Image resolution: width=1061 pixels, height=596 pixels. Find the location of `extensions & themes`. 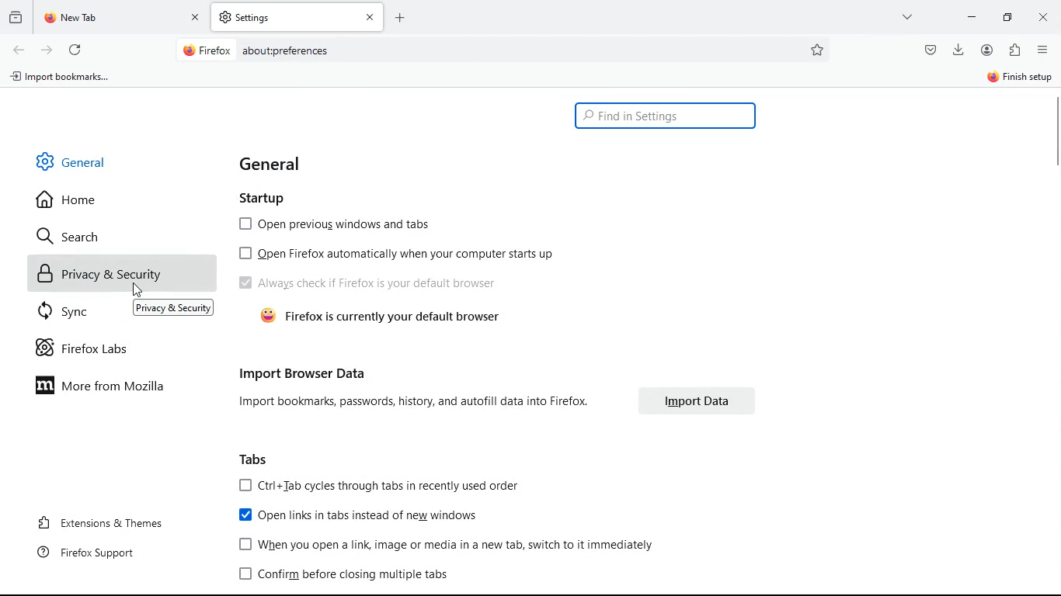

extensions & themes is located at coordinates (114, 520).